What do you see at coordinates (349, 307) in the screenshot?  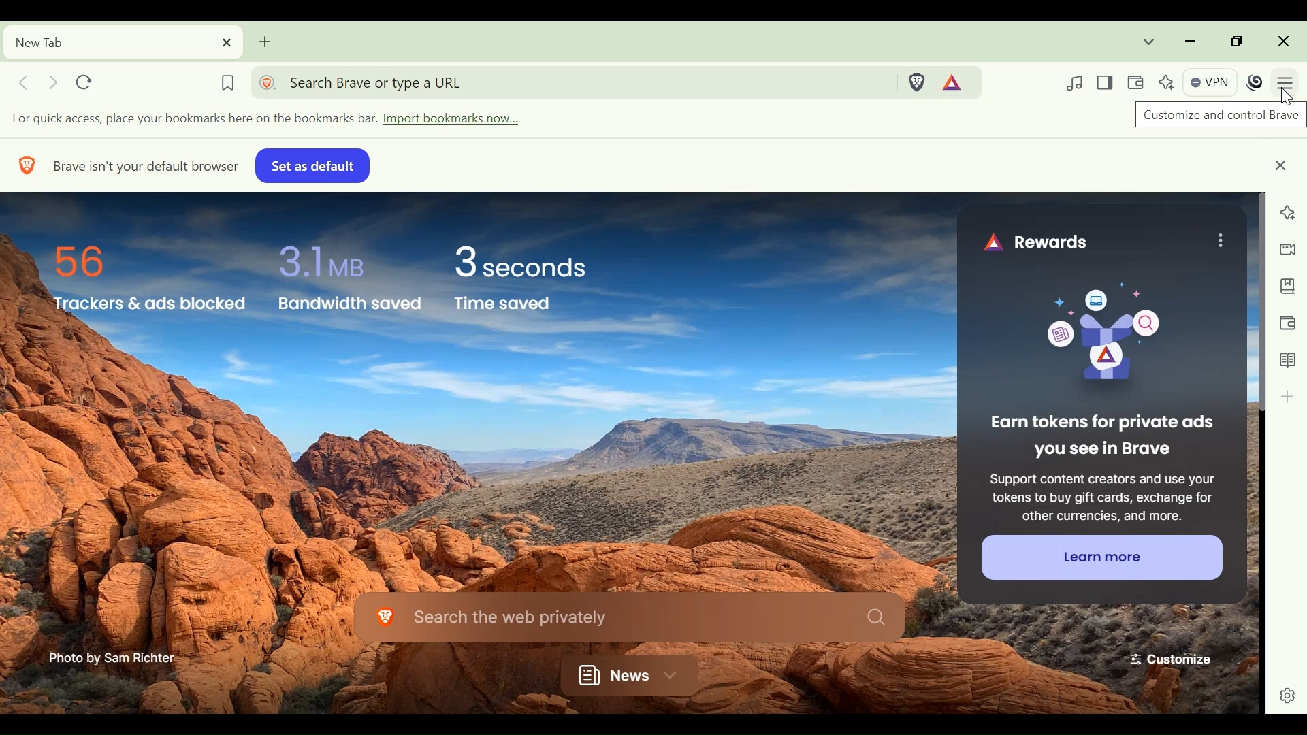 I see `Bandwidth saved` at bounding box center [349, 307].